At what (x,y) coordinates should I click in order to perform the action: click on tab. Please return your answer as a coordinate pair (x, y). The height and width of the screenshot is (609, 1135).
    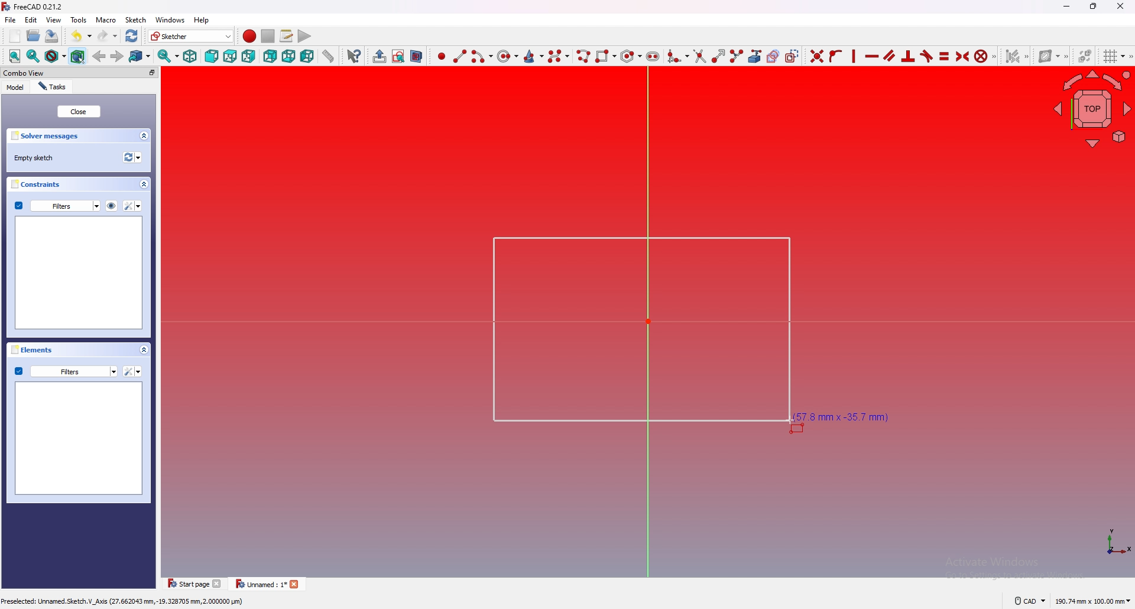
    Looking at the image, I should click on (195, 584).